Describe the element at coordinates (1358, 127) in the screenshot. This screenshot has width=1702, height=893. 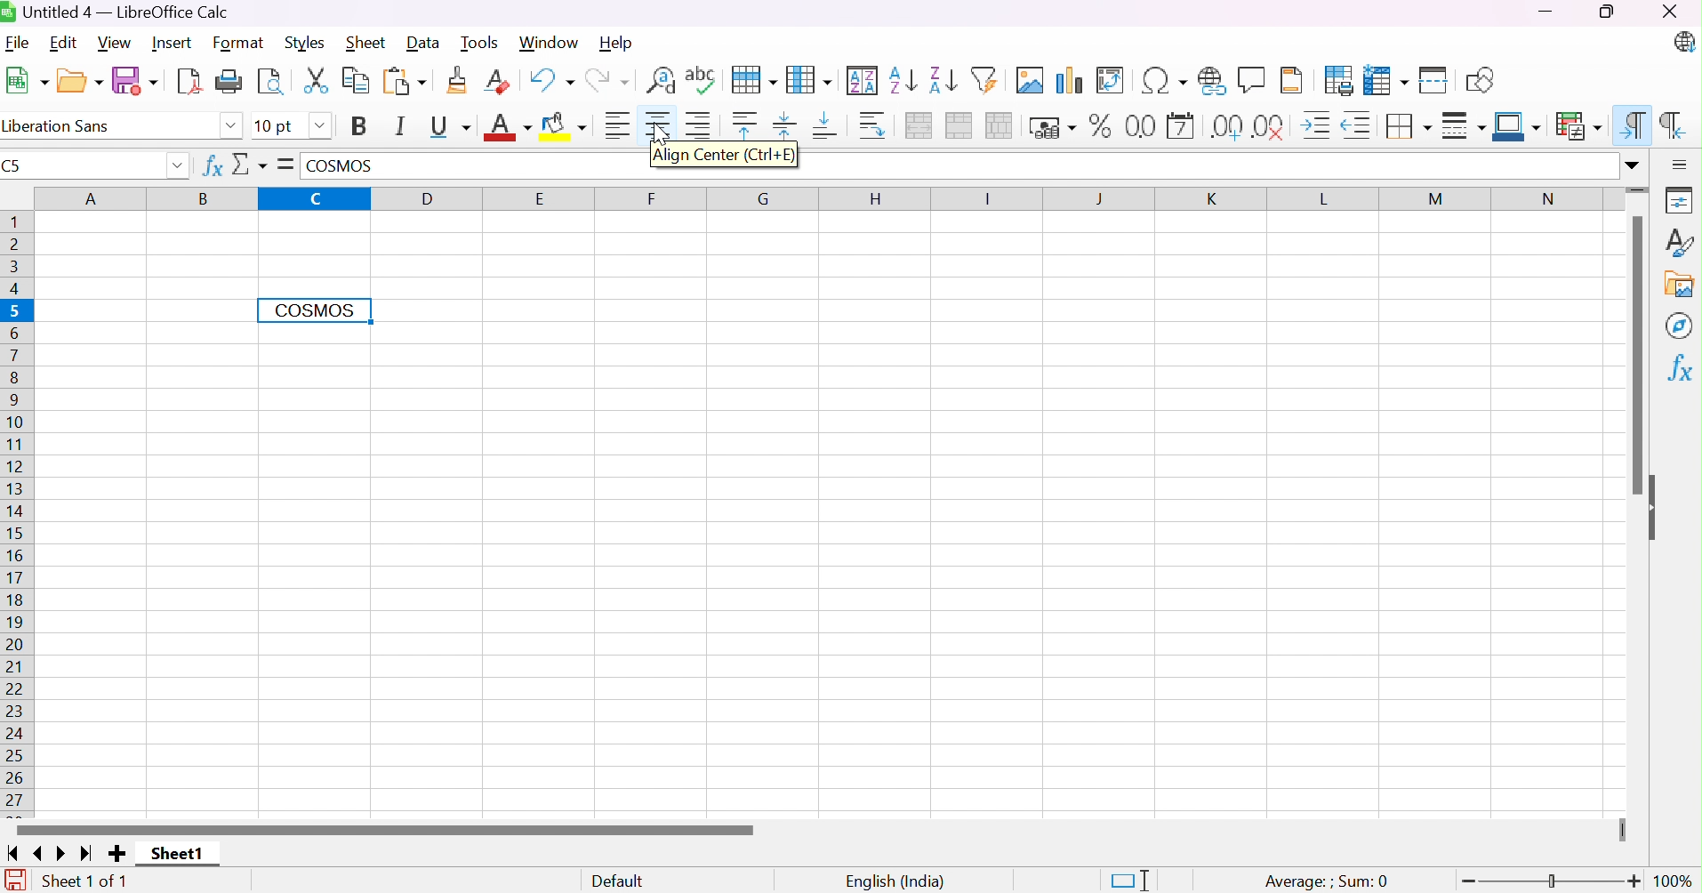
I see `Decrease Indent` at that location.